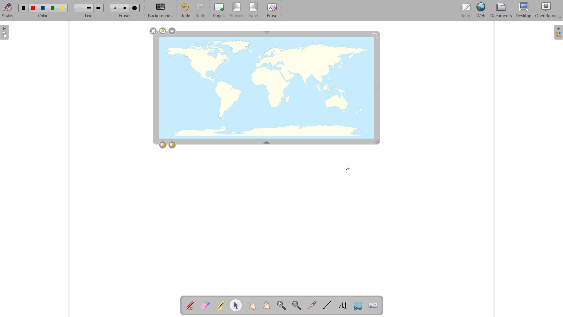 The height and width of the screenshot is (317, 563). What do you see at coordinates (153, 31) in the screenshot?
I see `delete` at bounding box center [153, 31].